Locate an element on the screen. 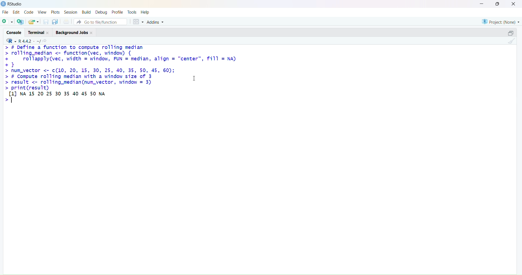 Image resolution: width=522 pixels, height=275 pixels. file is located at coordinates (5, 12).